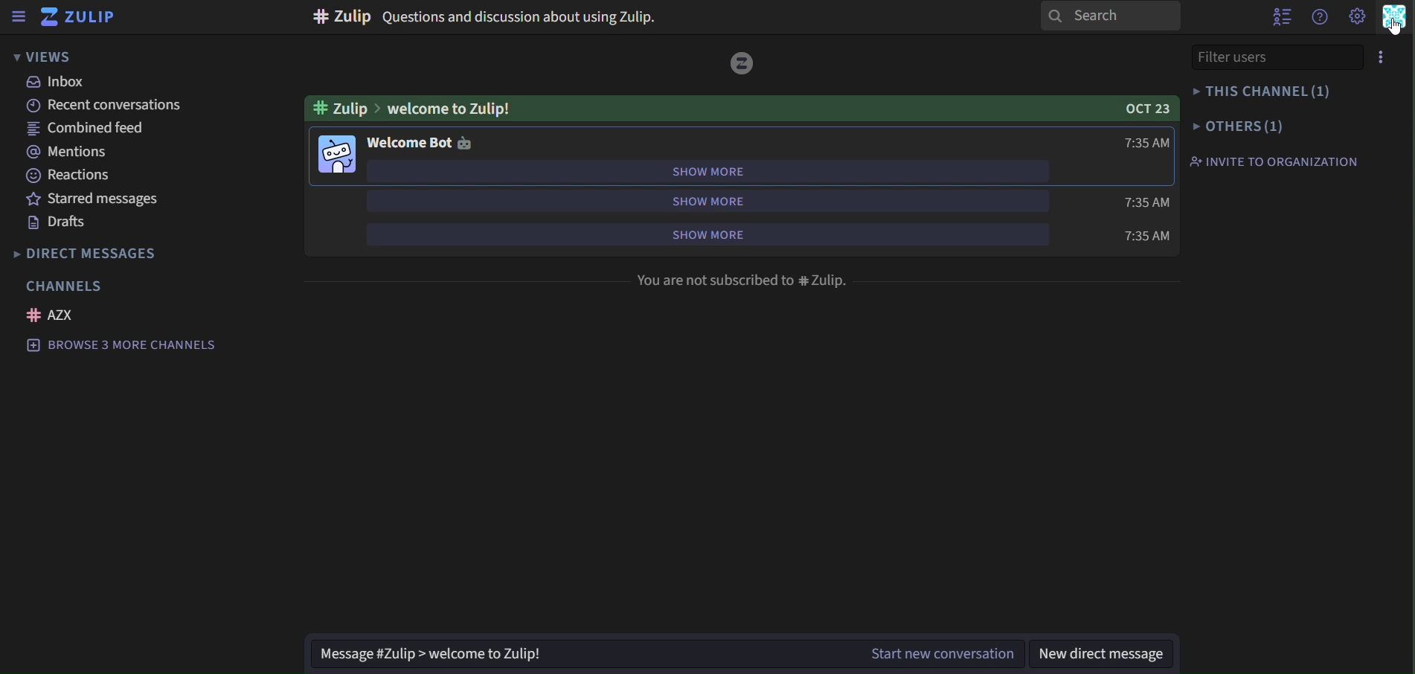  What do you see at coordinates (1380, 58) in the screenshot?
I see `menu` at bounding box center [1380, 58].